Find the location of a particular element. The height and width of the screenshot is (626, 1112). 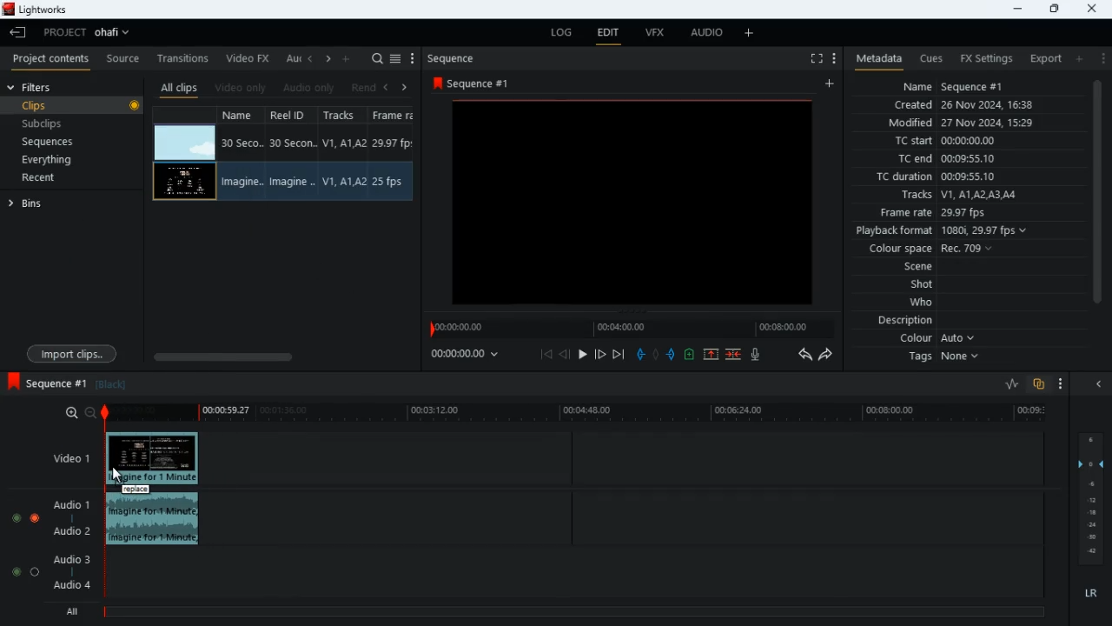

mic is located at coordinates (757, 354).